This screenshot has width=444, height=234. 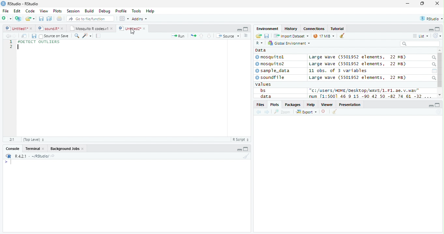 I want to click on Terminal, so click(x=34, y=149).